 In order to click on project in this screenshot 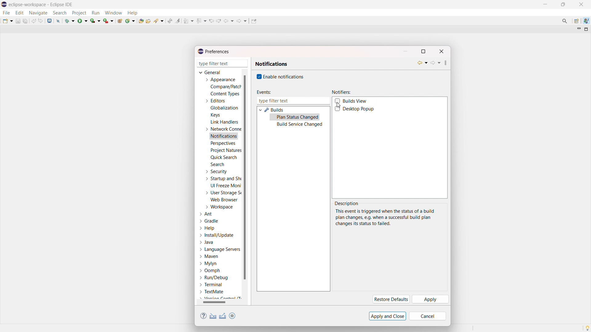, I will do `click(79, 13)`.